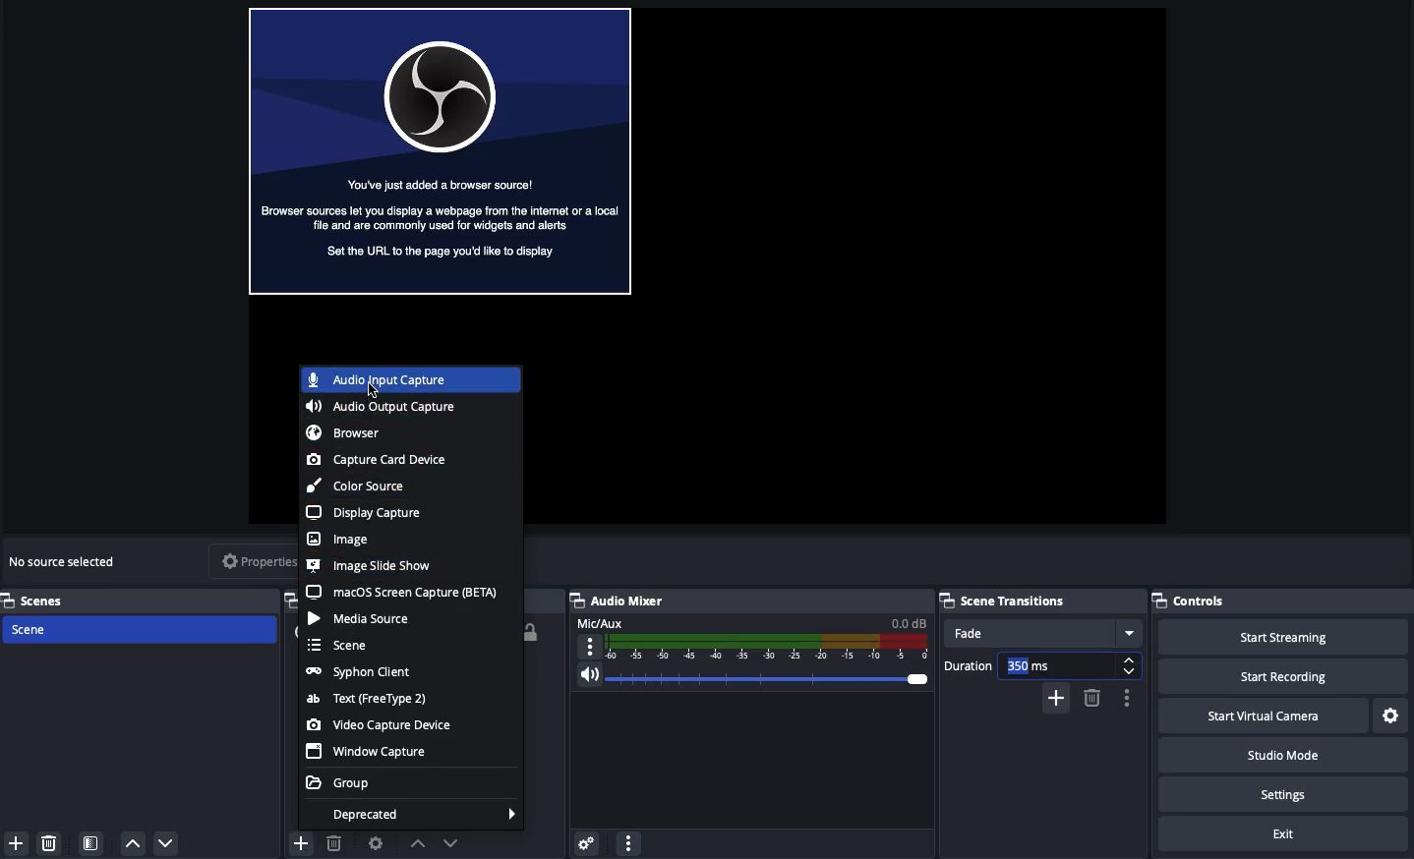 This screenshot has height=859, width=1414. What do you see at coordinates (1283, 758) in the screenshot?
I see `Studio mode` at bounding box center [1283, 758].